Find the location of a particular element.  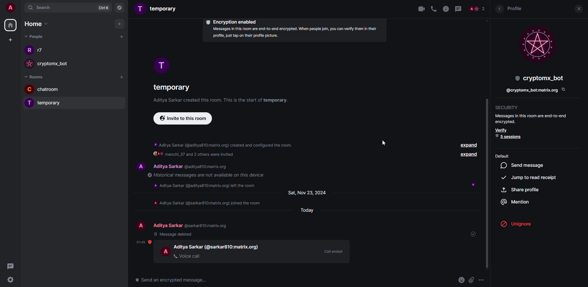

info is located at coordinates (293, 33).